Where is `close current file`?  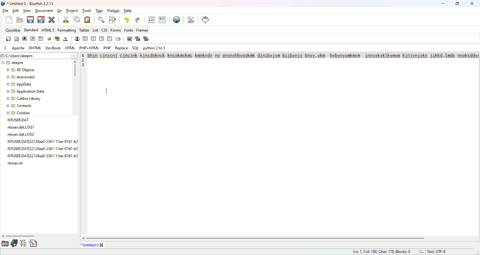 close current file is located at coordinates (52, 20).